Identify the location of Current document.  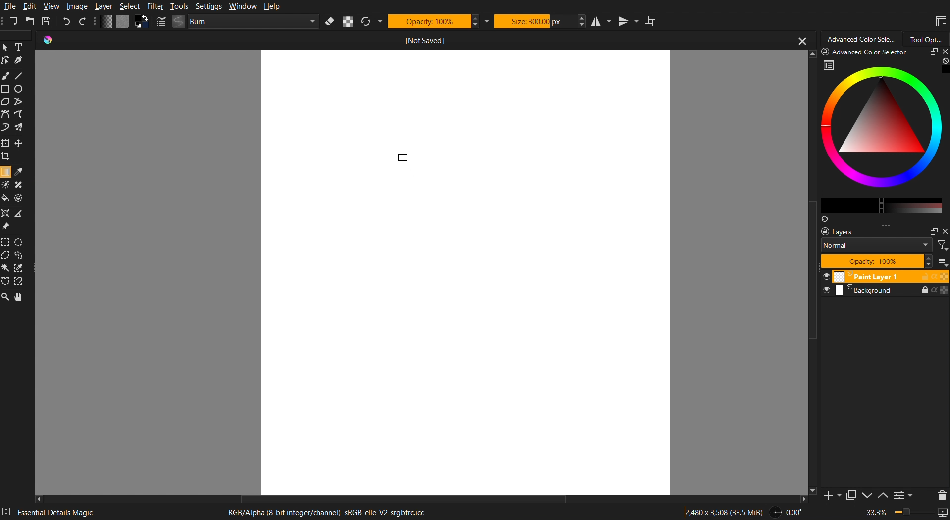
(425, 41).